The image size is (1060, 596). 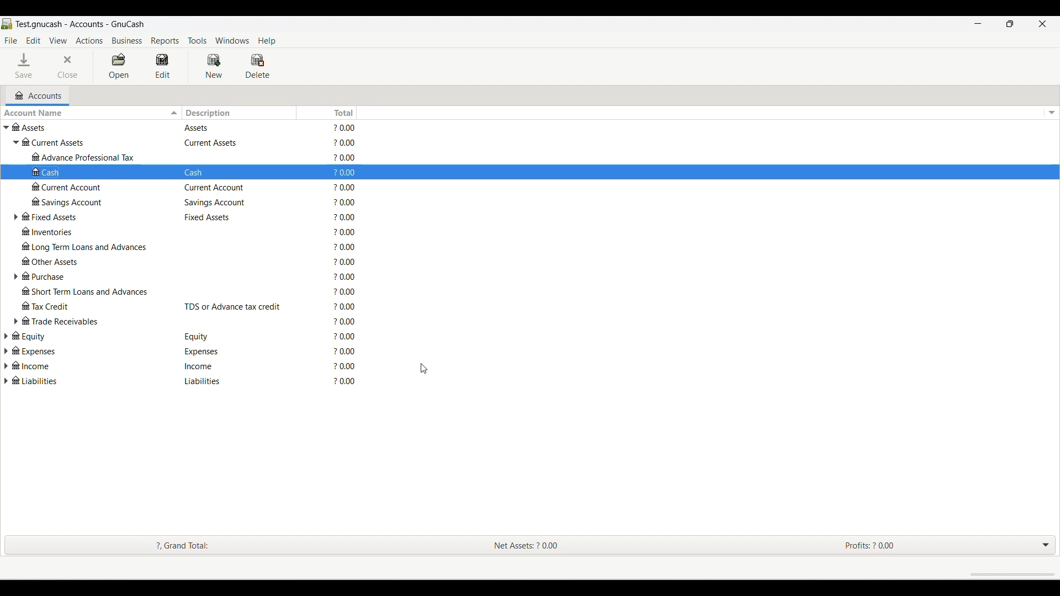 What do you see at coordinates (267, 41) in the screenshot?
I see `Help` at bounding box center [267, 41].